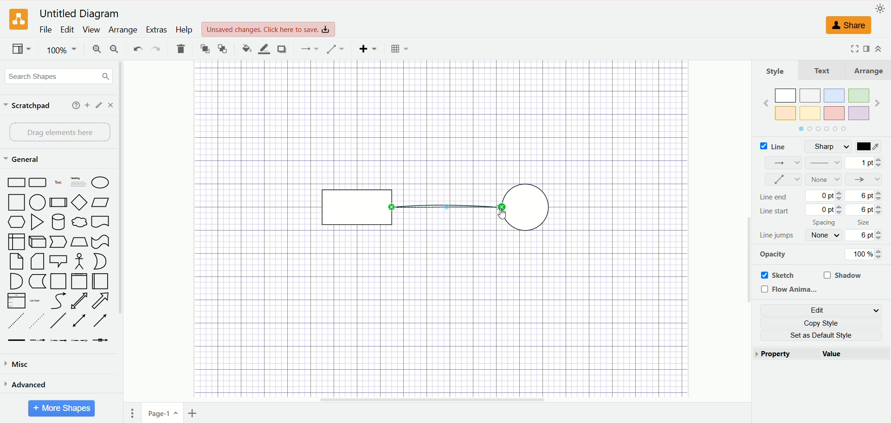 The image size is (891, 423). What do you see at coordinates (526, 207) in the screenshot?
I see `Circle` at bounding box center [526, 207].